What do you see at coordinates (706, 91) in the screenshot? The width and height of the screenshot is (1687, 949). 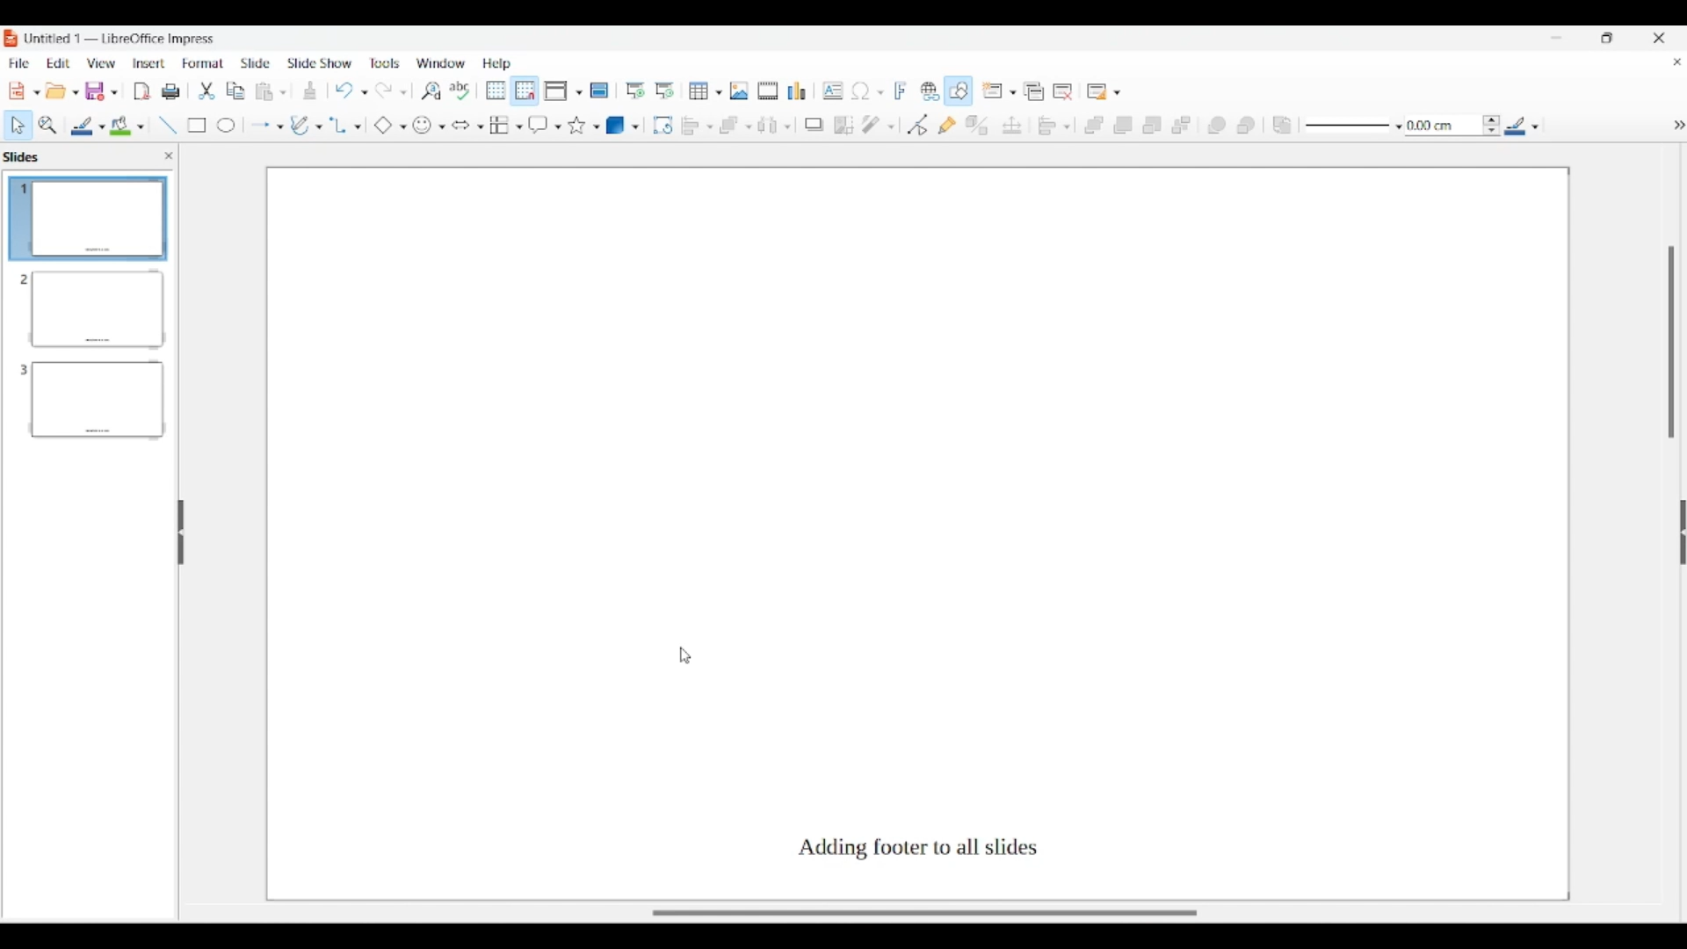 I see `Insert table options` at bounding box center [706, 91].